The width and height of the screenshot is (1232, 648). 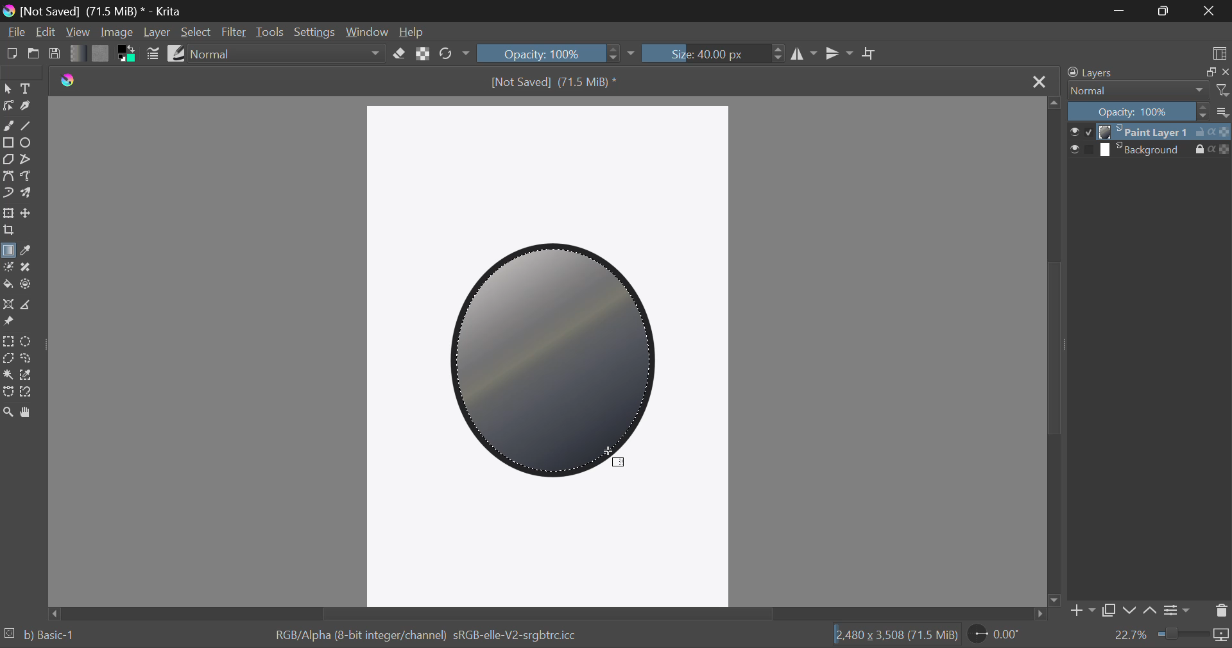 I want to click on Rectangle, so click(x=9, y=144).